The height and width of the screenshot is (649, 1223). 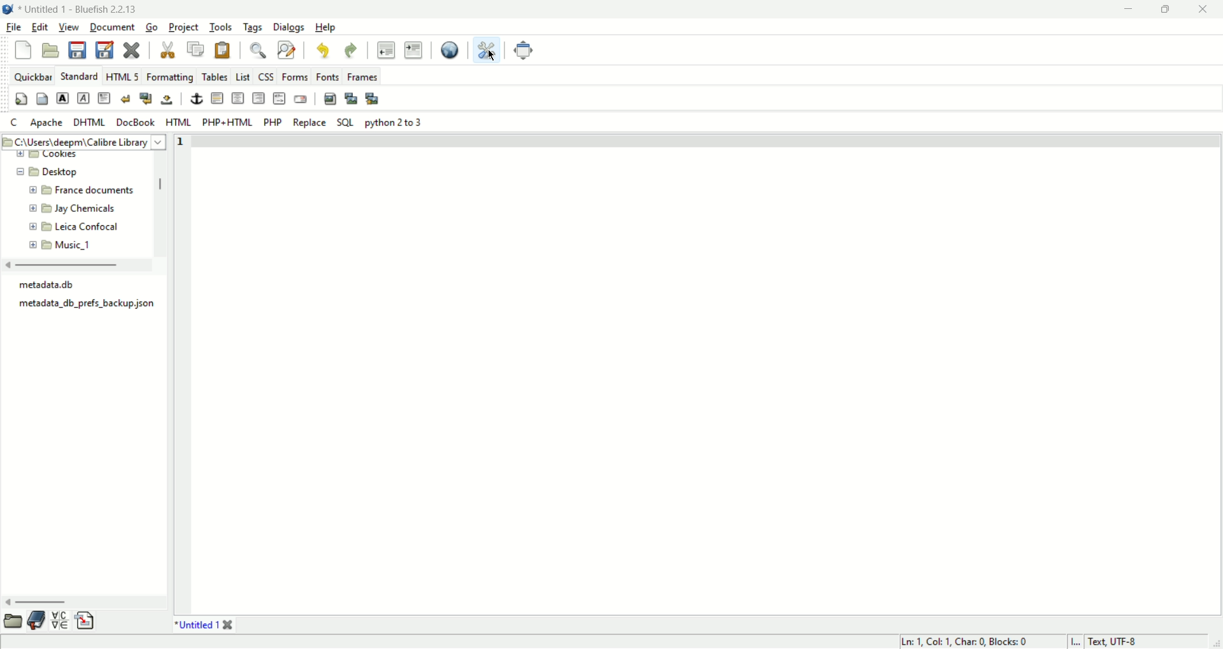 What do you see at coordinates (352, 99) in the screenshot?
I see `insert thumbnail` at bounding box center [352, 99].